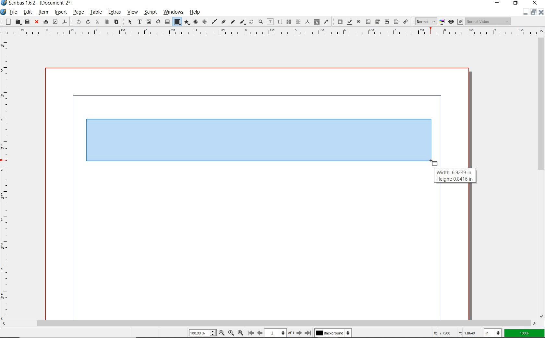 This screenshot has width=545, height=338. Describe the element at coordinates (196, 12) in the screenshot. I see `help` at that location.